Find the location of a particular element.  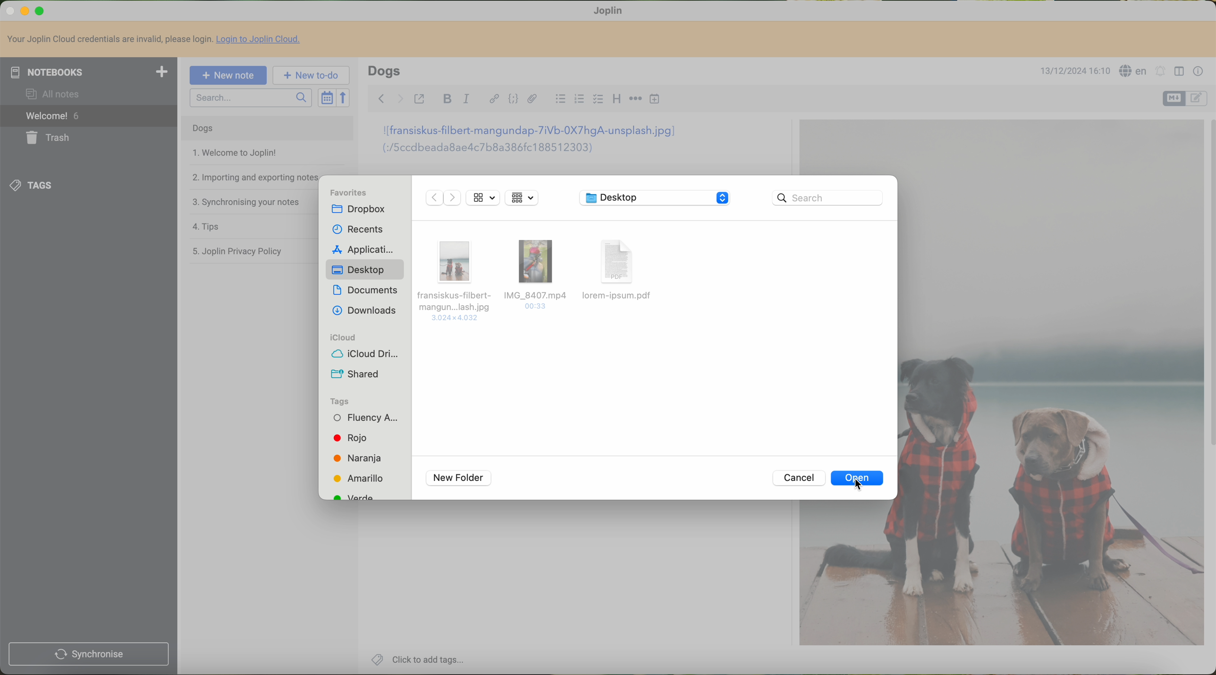

13/12/2024 16:10 is located at coordinates (1073, 72).